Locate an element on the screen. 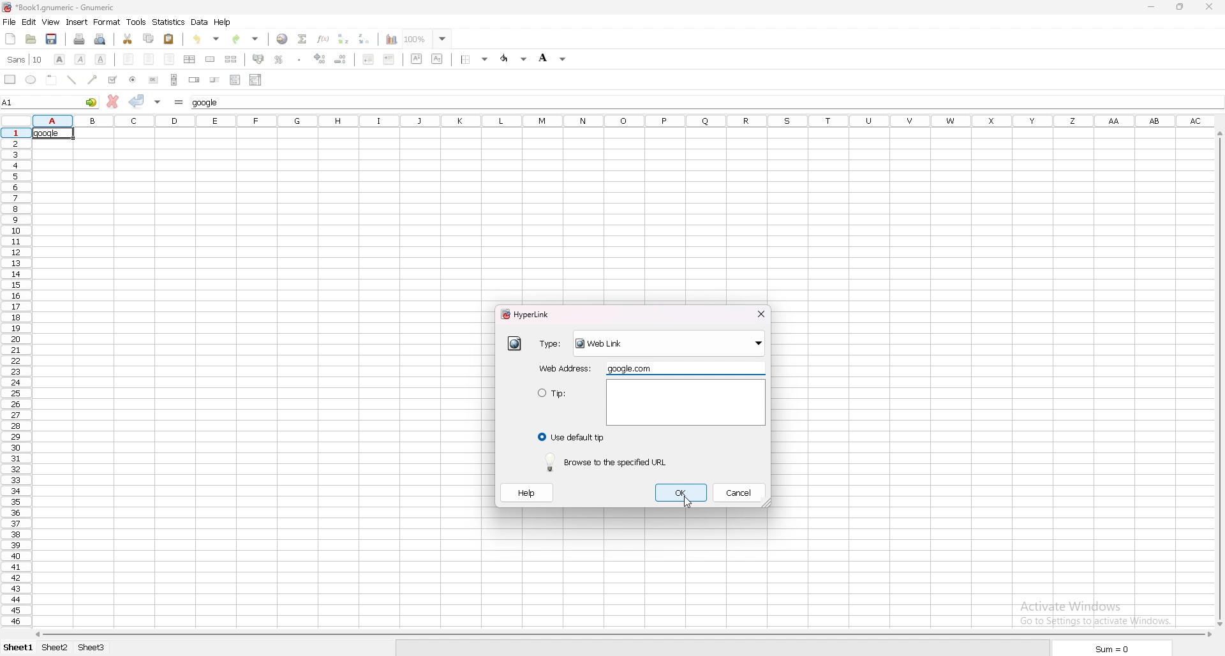  Activate Windows Go to Settings to activate windows is located at coordinates (1085, 596).